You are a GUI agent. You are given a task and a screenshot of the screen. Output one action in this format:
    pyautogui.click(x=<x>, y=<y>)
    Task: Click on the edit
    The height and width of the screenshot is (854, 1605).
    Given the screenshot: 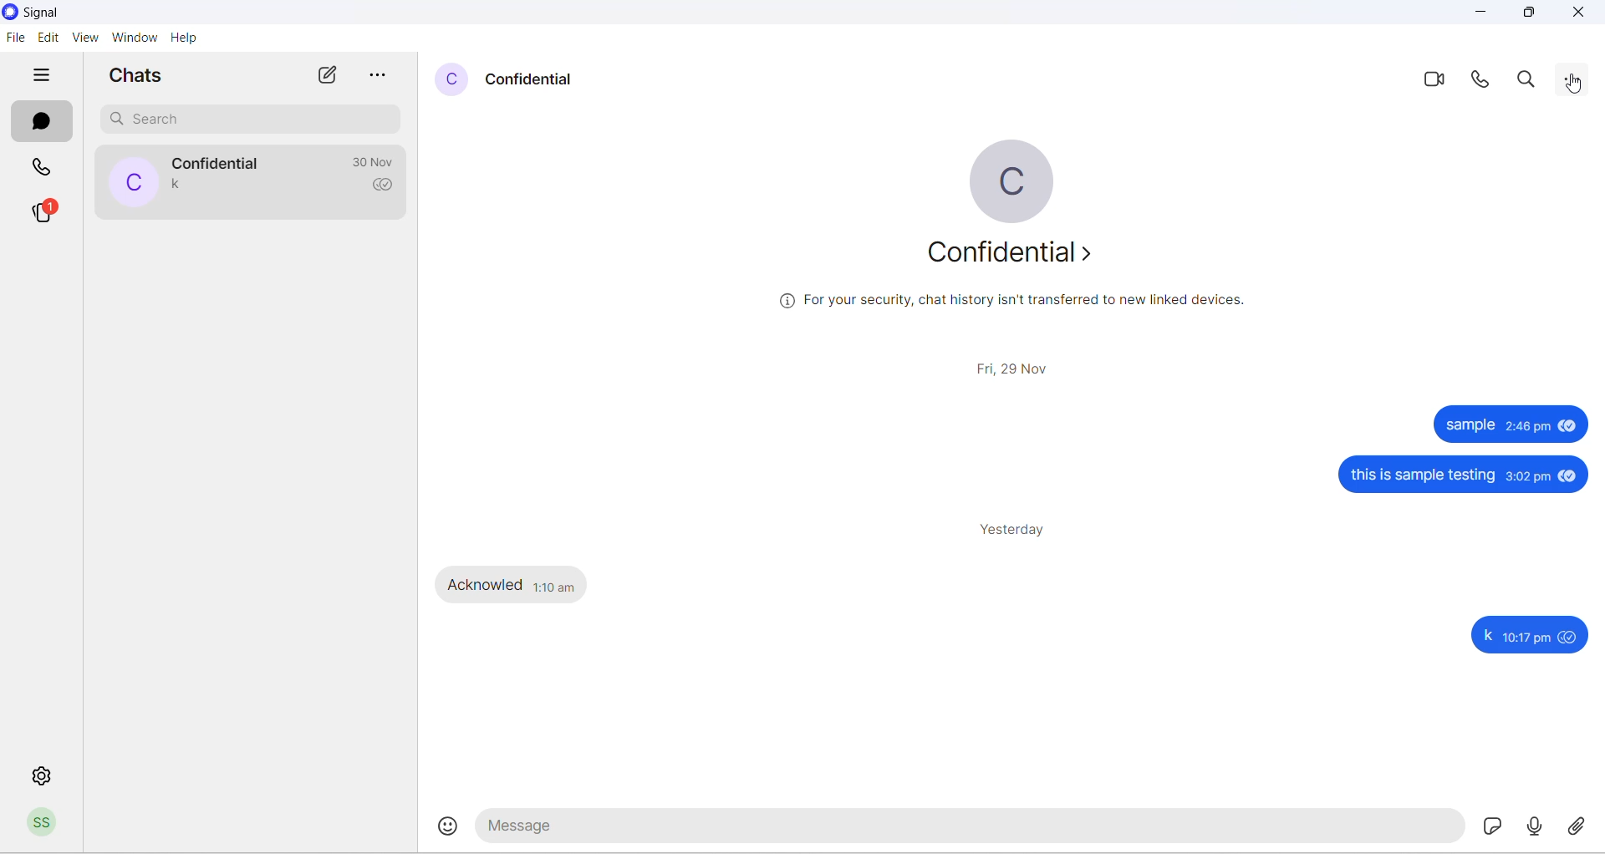 What is the action you would take?
    pyautogui.click(x=47, y=36)
    